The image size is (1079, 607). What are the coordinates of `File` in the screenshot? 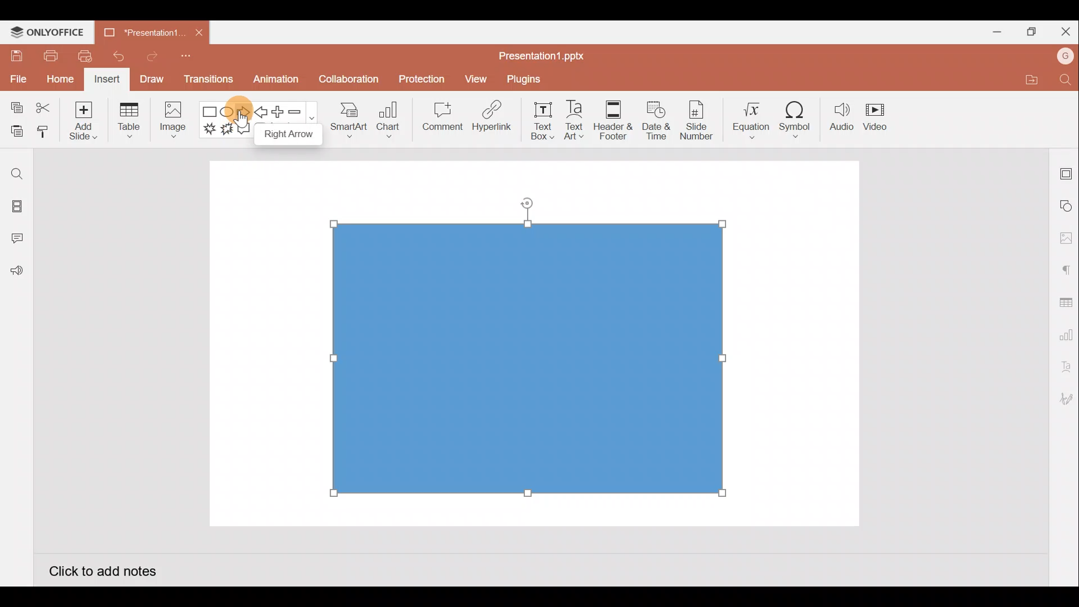 It's located at (17, 77).